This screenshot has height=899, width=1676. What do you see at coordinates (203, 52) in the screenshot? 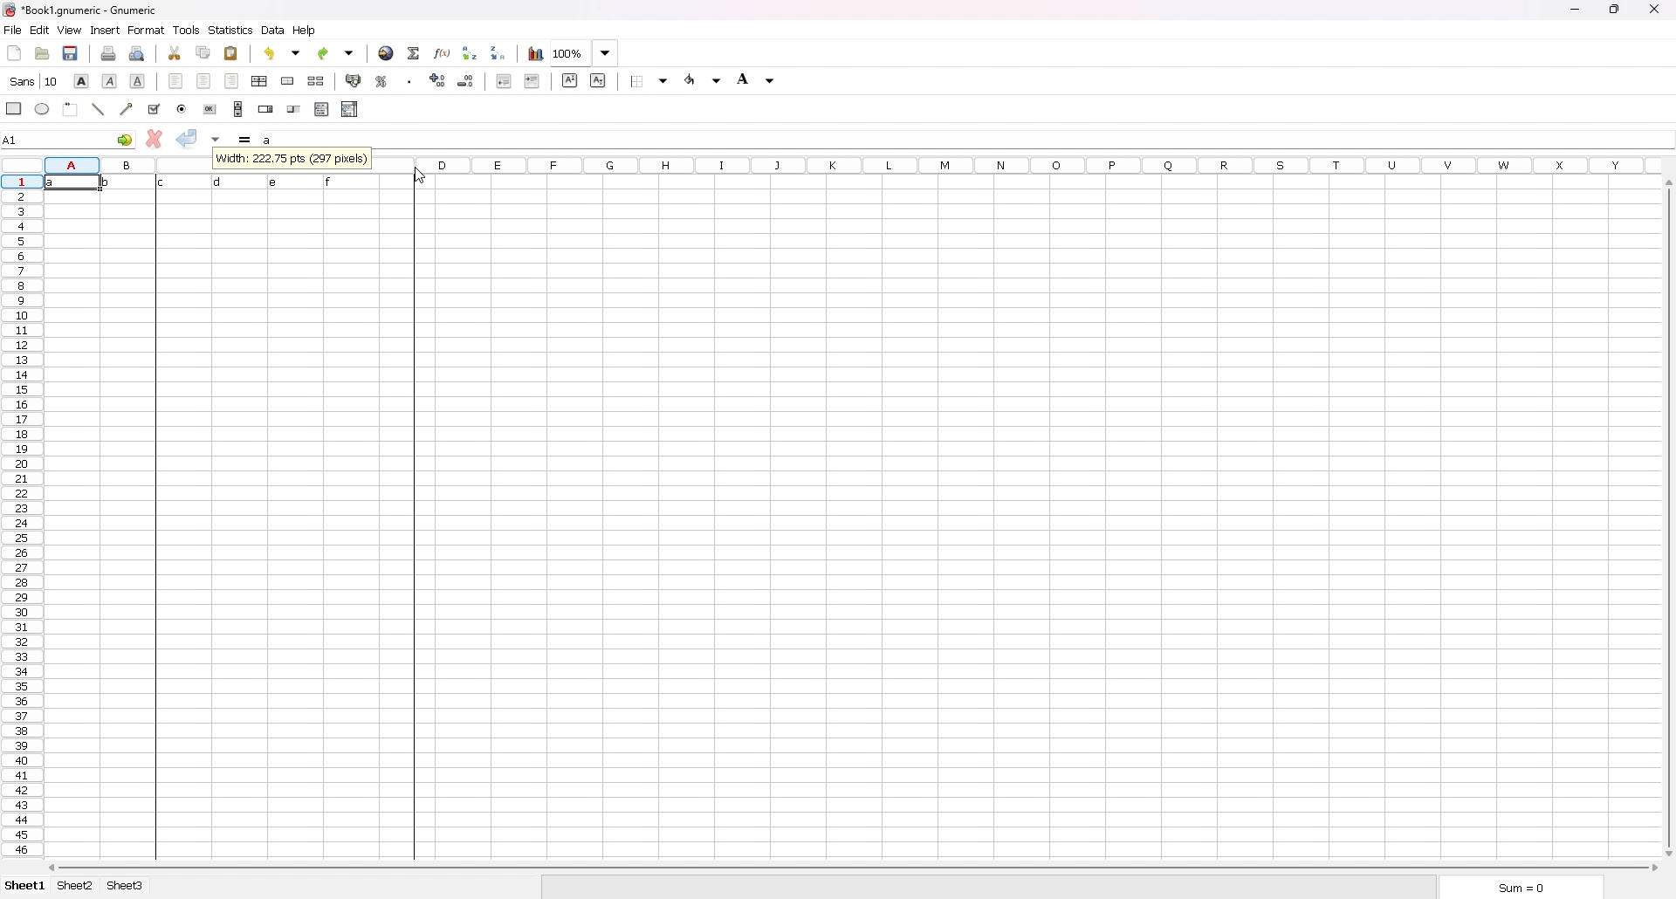
I see `copy` at bounding box center [203, 52].